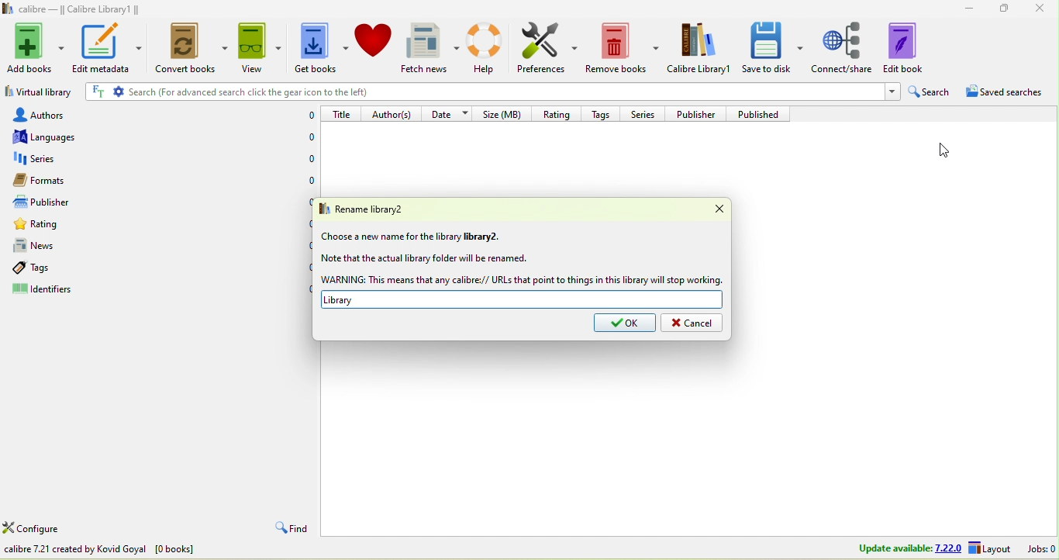 Image resolution: width=1059 pixels, height=560 pixels. Describe the element at coordinates (343, 113) in the screenshot. I see `title` at that location.